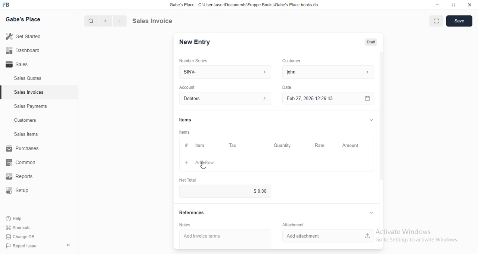 The height and width of the screenshot is (254, 478). What do you see at coordinates (18, 64) in the screenshot?
I see `Sales` at bounding box center [18, 64].